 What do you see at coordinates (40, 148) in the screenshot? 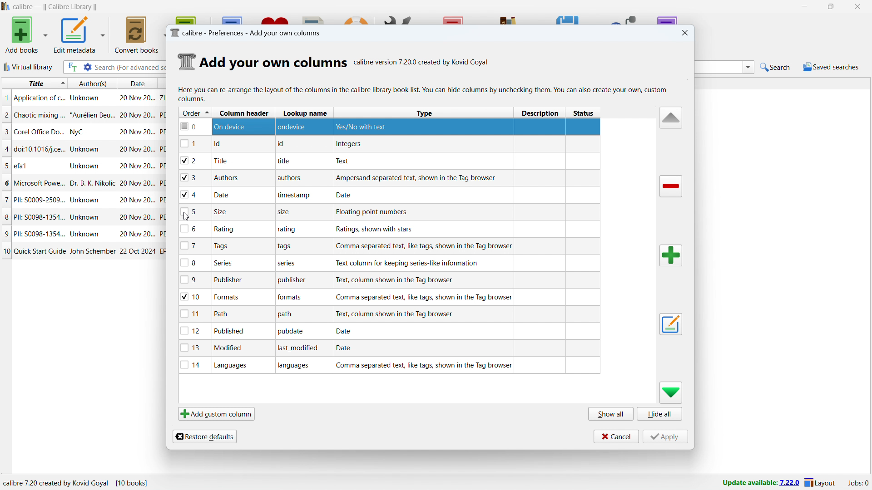
I see `title` at bounding box center [40, 148].